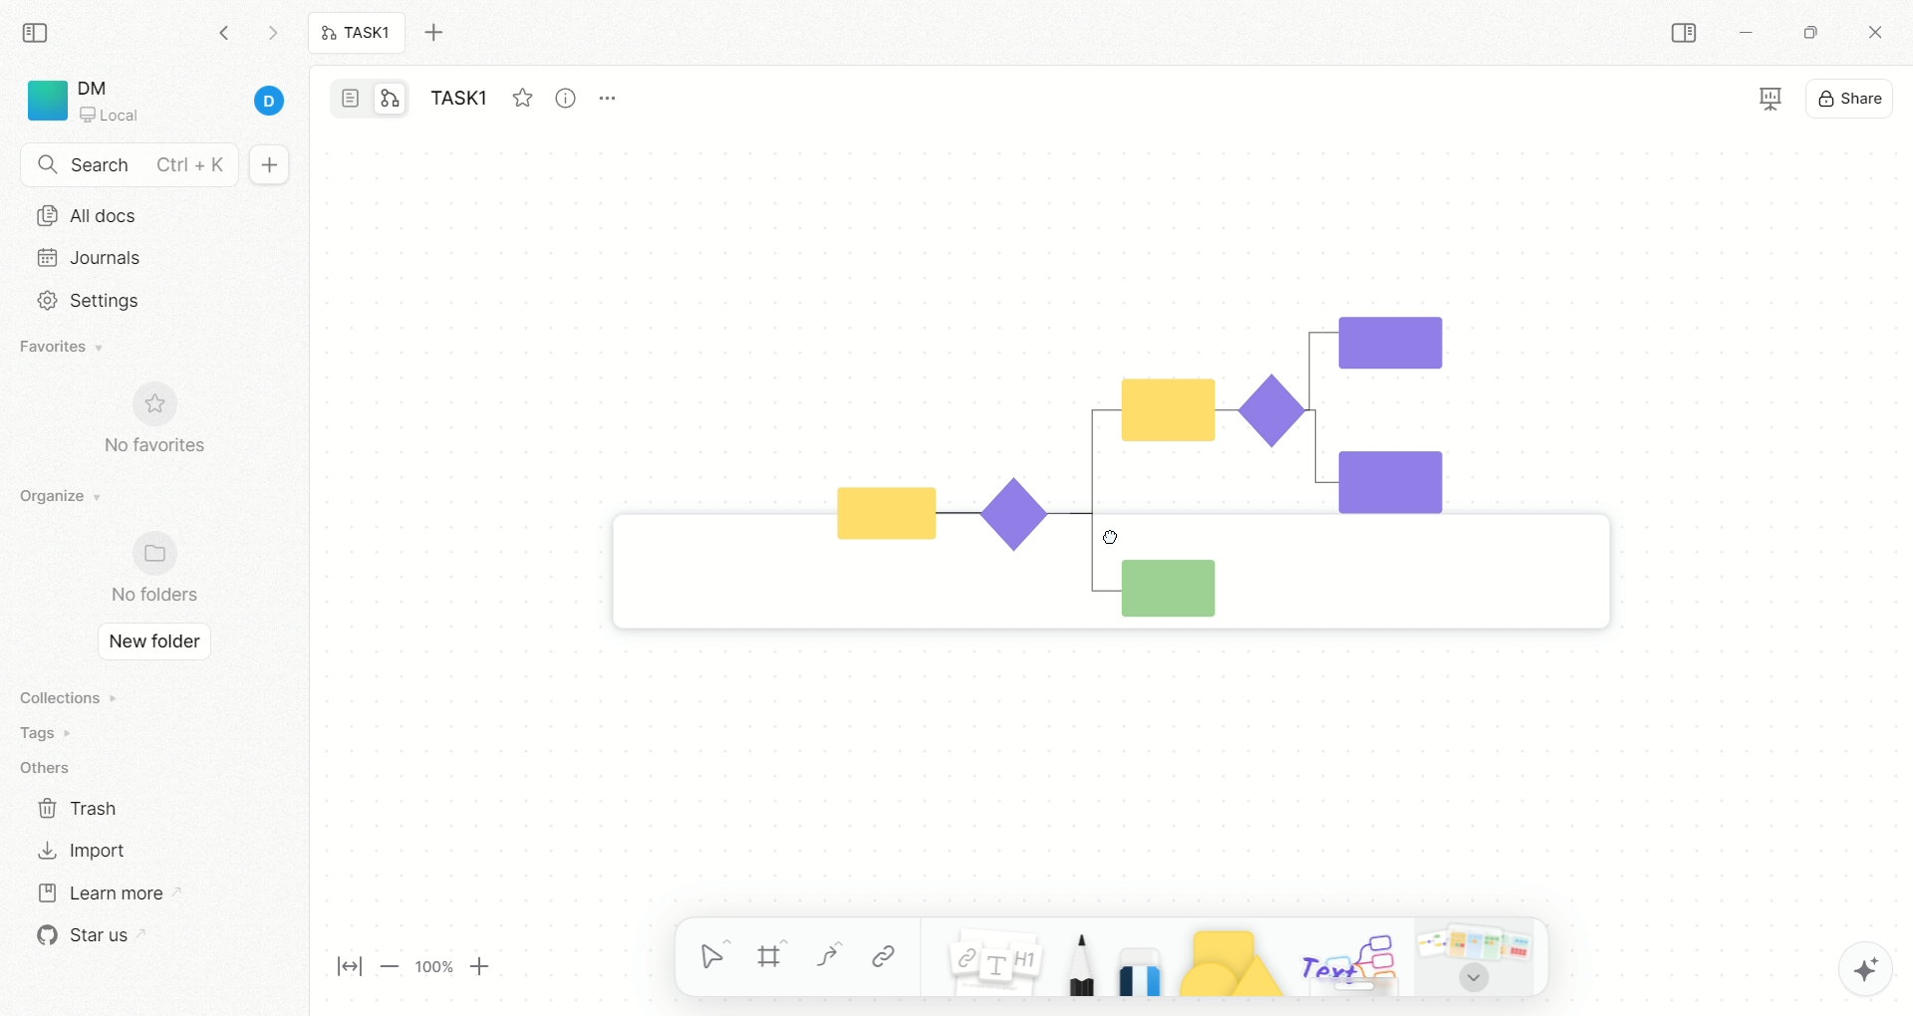 The width and height of the screenshot is (1913, 1016). Describe the element at coordinates (145, 570) in the screenshot. I see `no folder` at that location.